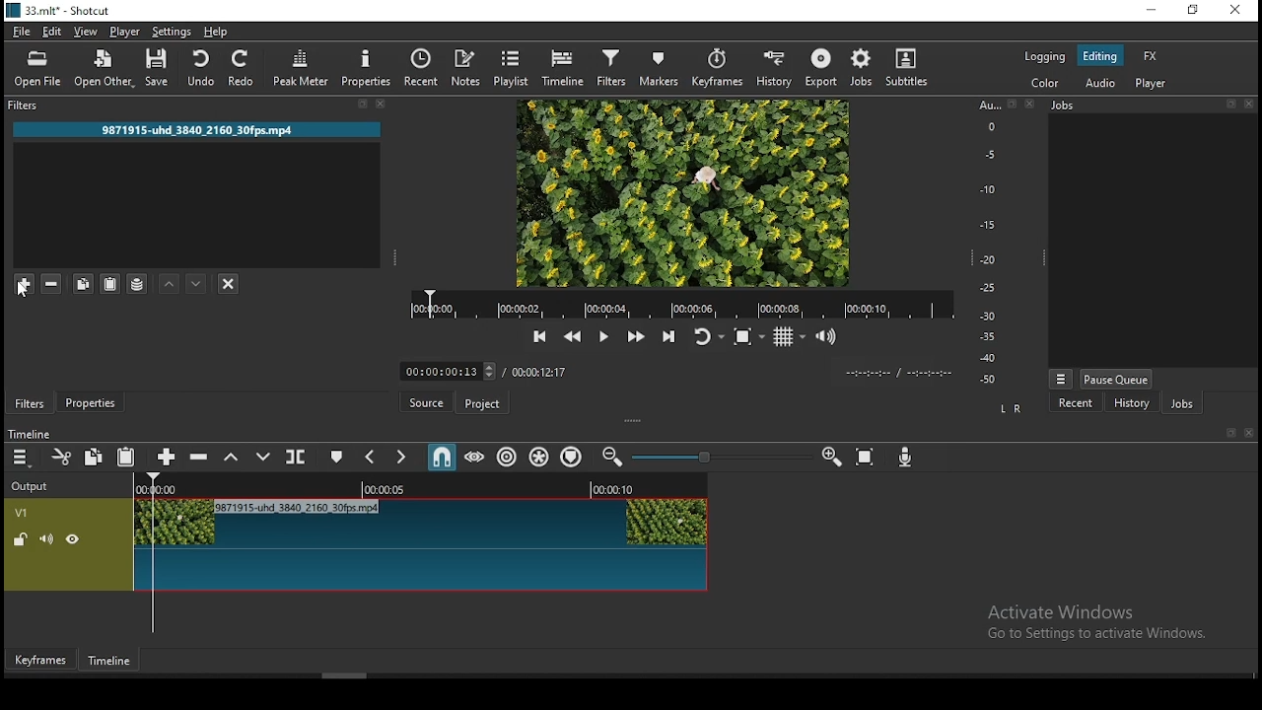  What do you see at coordinates (1229, 104) in the screenshot?
I see `resize` at bounding box center [1229, 104].